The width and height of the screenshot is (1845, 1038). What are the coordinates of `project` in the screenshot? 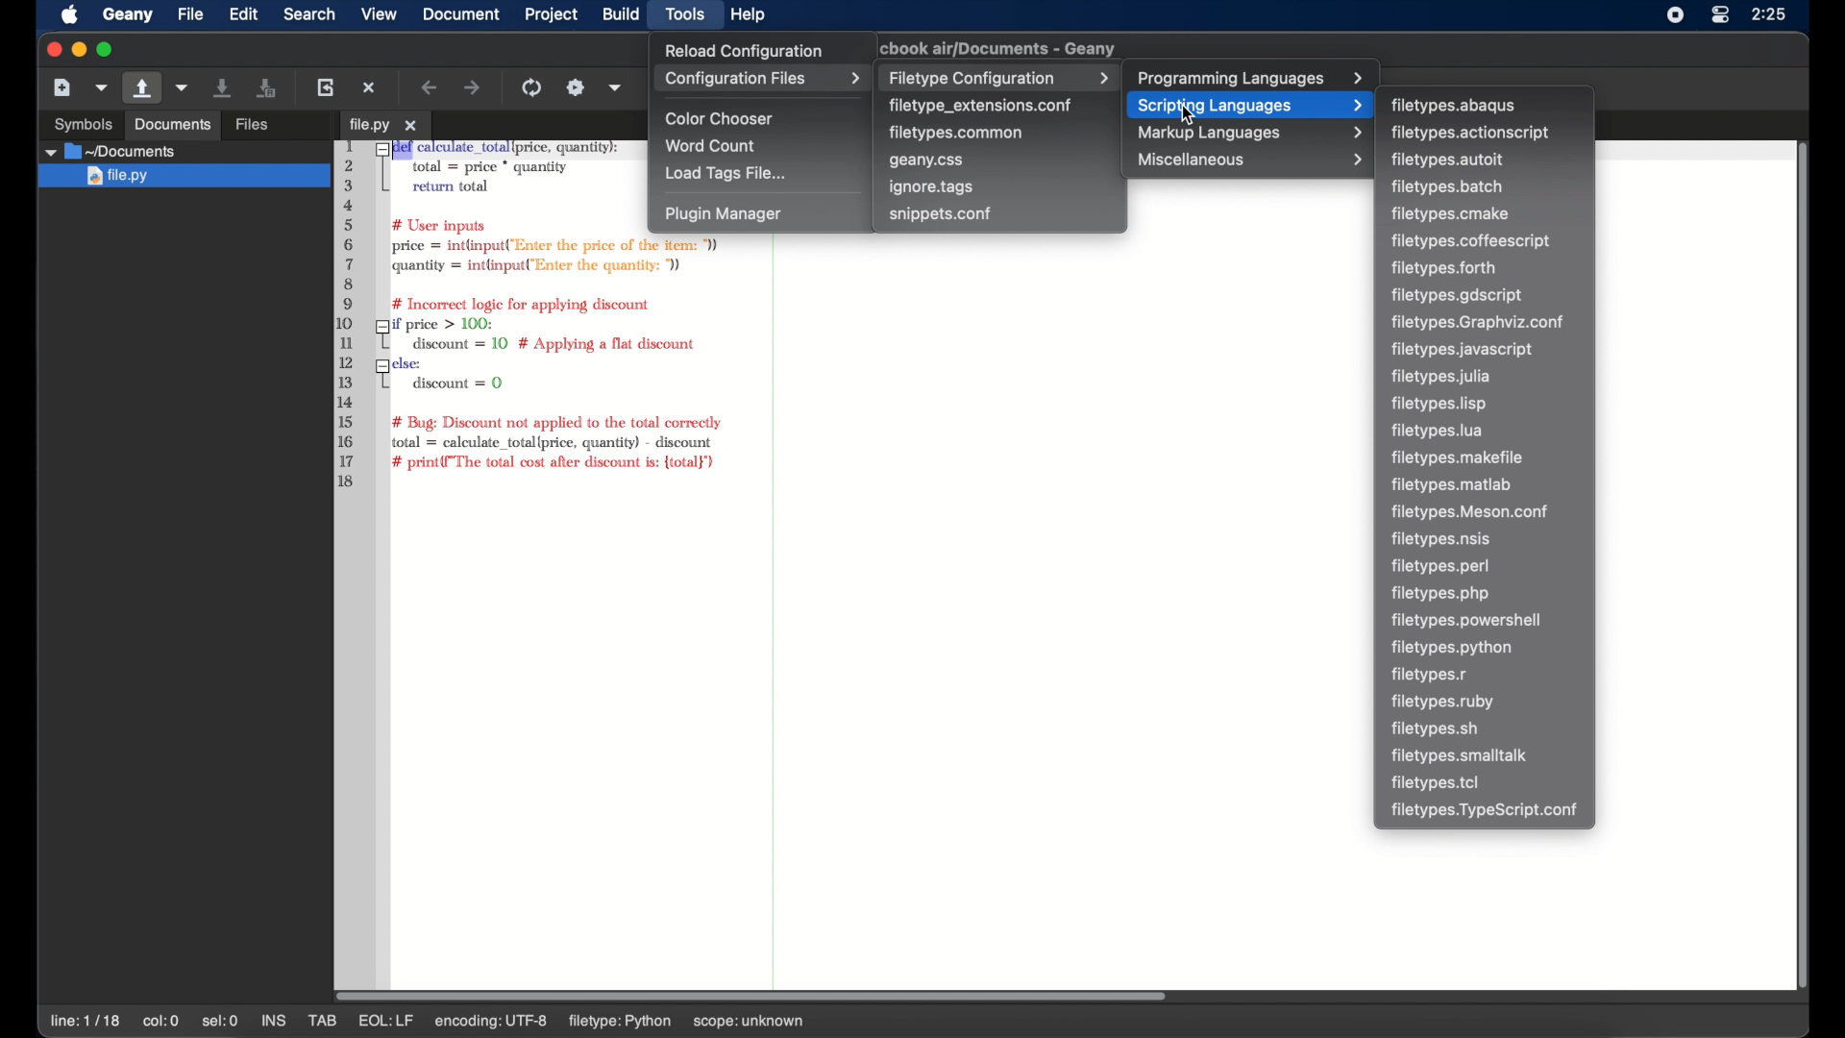 It's located at (553, 14).